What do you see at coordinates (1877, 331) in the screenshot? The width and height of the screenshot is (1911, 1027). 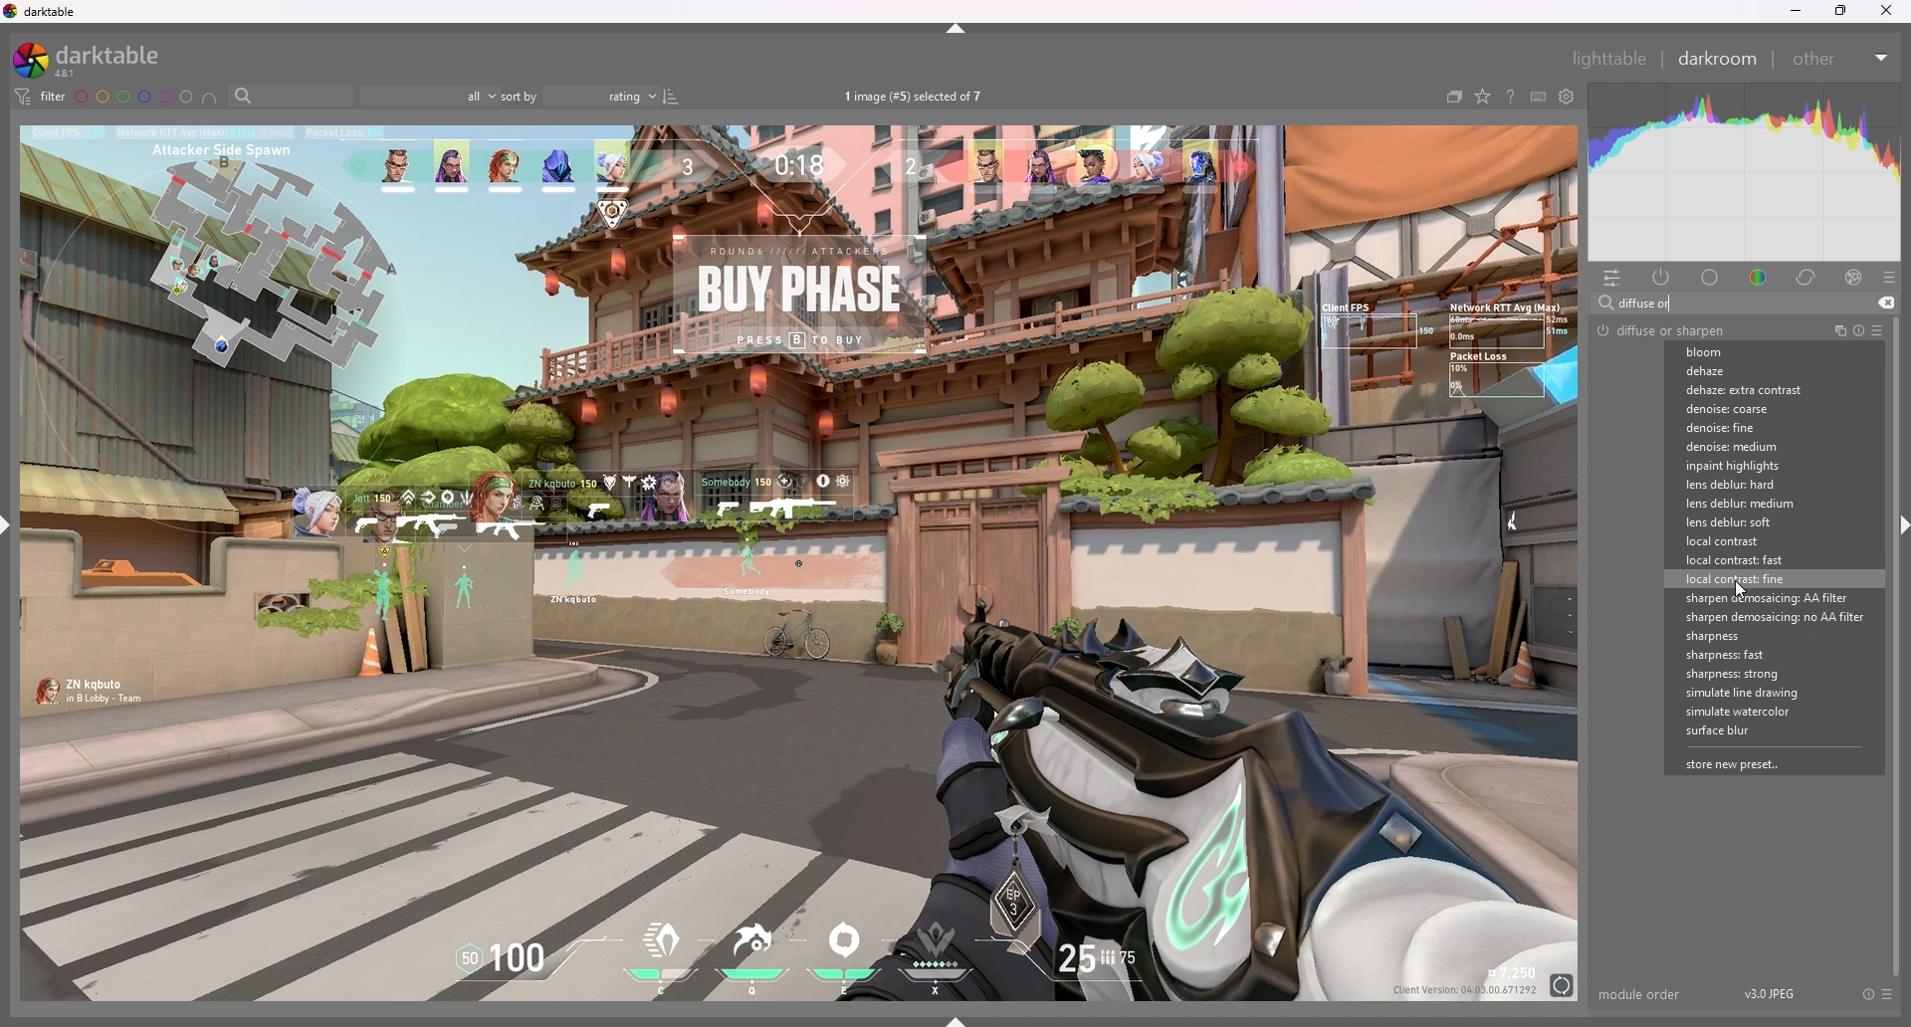 I see `presets` at bounding box center [1877, 331].